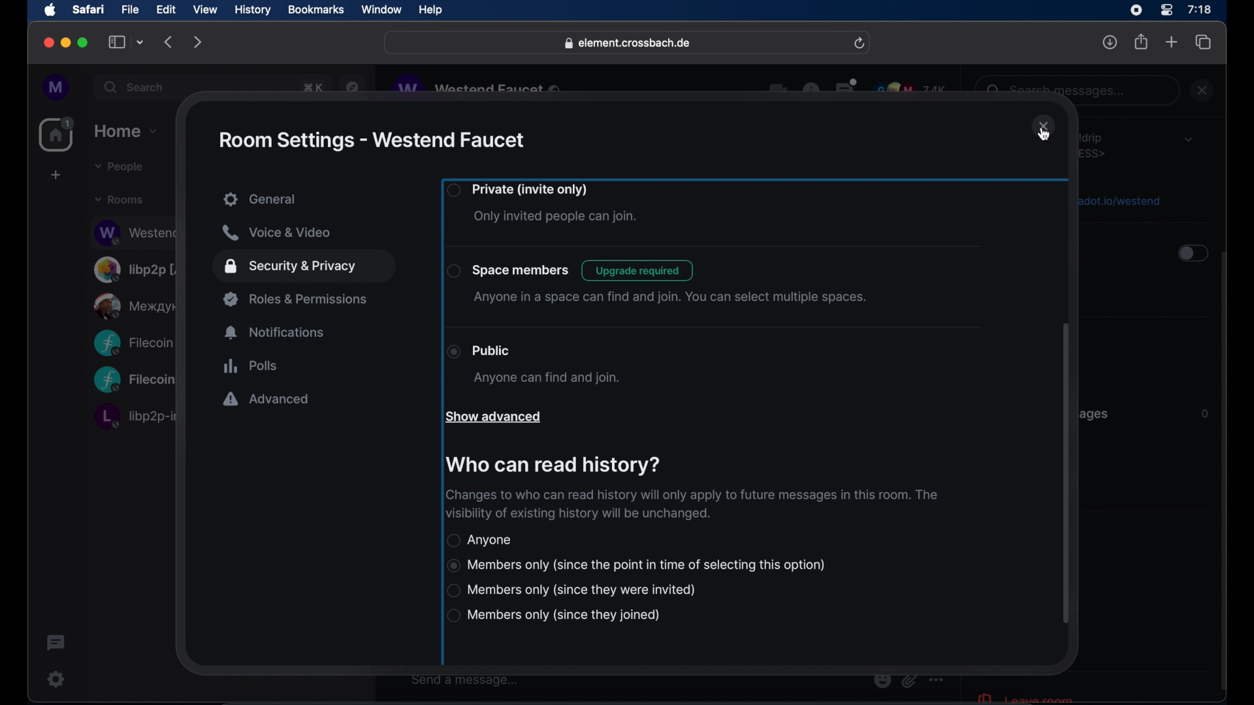  I want to click on obscure, so click(135, 232).